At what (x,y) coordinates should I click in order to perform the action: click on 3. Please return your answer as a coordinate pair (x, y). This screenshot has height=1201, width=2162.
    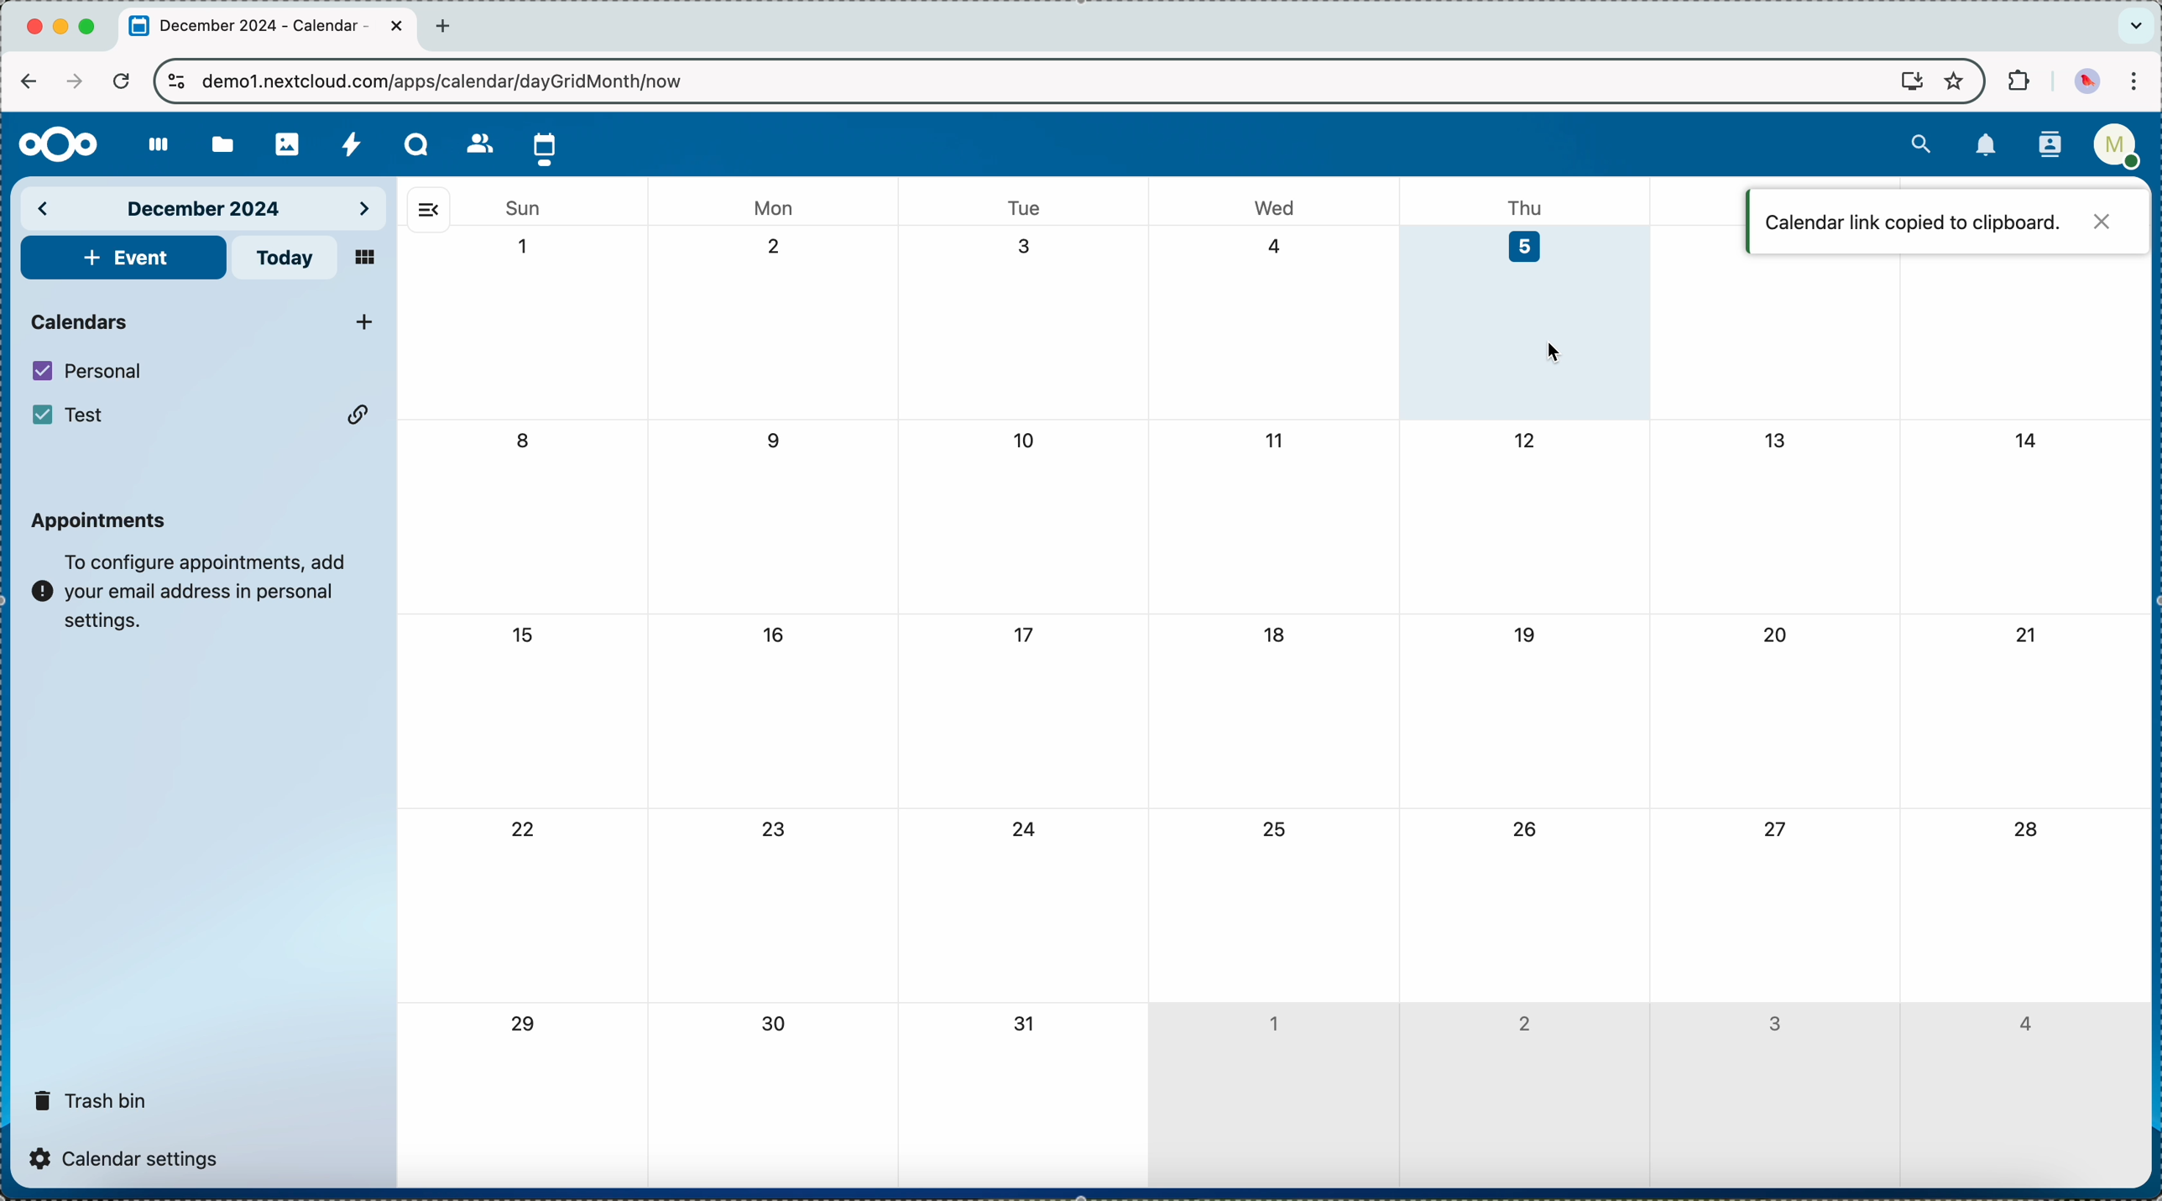
    Looking at the image, I should click on (1774, 1025).